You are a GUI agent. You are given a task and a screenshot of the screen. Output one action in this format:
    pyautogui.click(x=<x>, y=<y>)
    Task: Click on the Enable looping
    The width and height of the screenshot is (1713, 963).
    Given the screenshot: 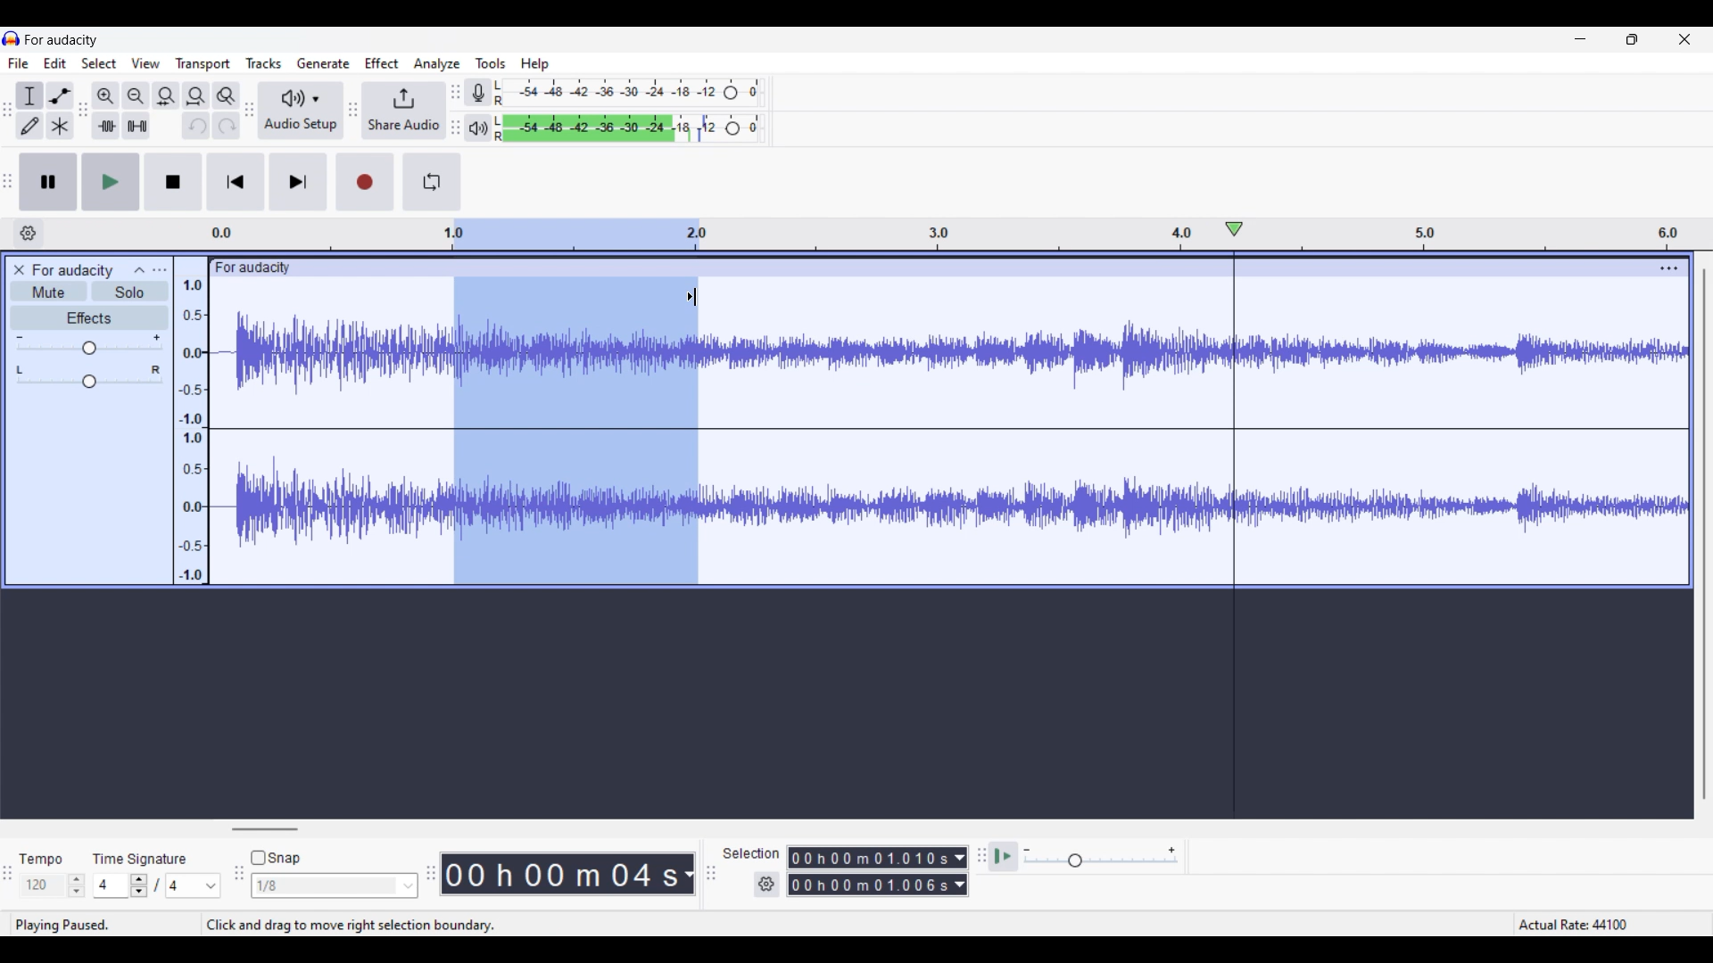 What is the action you would take?
    pyautogui.click(x=432, y=182)
    